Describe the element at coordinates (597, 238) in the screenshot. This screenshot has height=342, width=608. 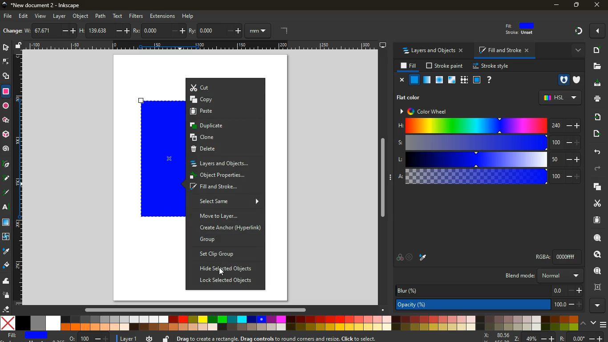
I see `search` at that location.